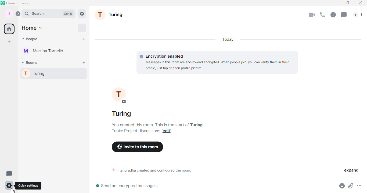 This screenshot has width=367, height=193. What do you see at coordinates (136, 132) in the screenshot?
I see `Topic` at bounding box center [136, 132].